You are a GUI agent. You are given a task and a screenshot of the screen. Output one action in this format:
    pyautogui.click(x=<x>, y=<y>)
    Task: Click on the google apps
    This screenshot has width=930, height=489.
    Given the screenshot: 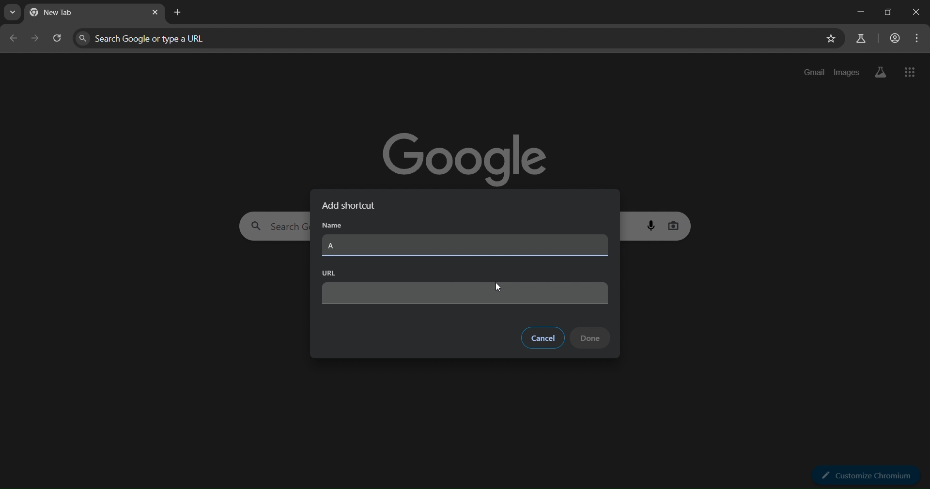 What is the action you would take?
    pyautogui.click(x=910, y=73)
    